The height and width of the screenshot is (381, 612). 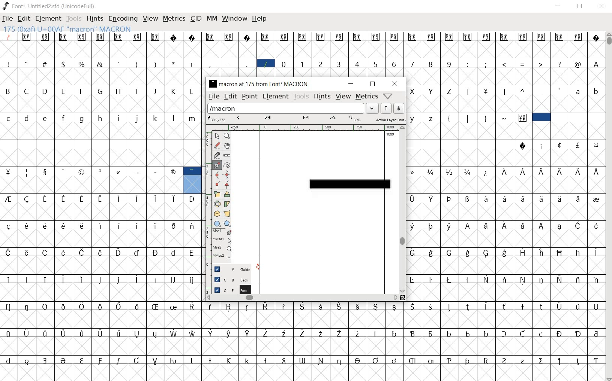 What do you see at coordinates (523, 198) in the screenshot?
I see `Symbol` at bounding box center [523, 198].